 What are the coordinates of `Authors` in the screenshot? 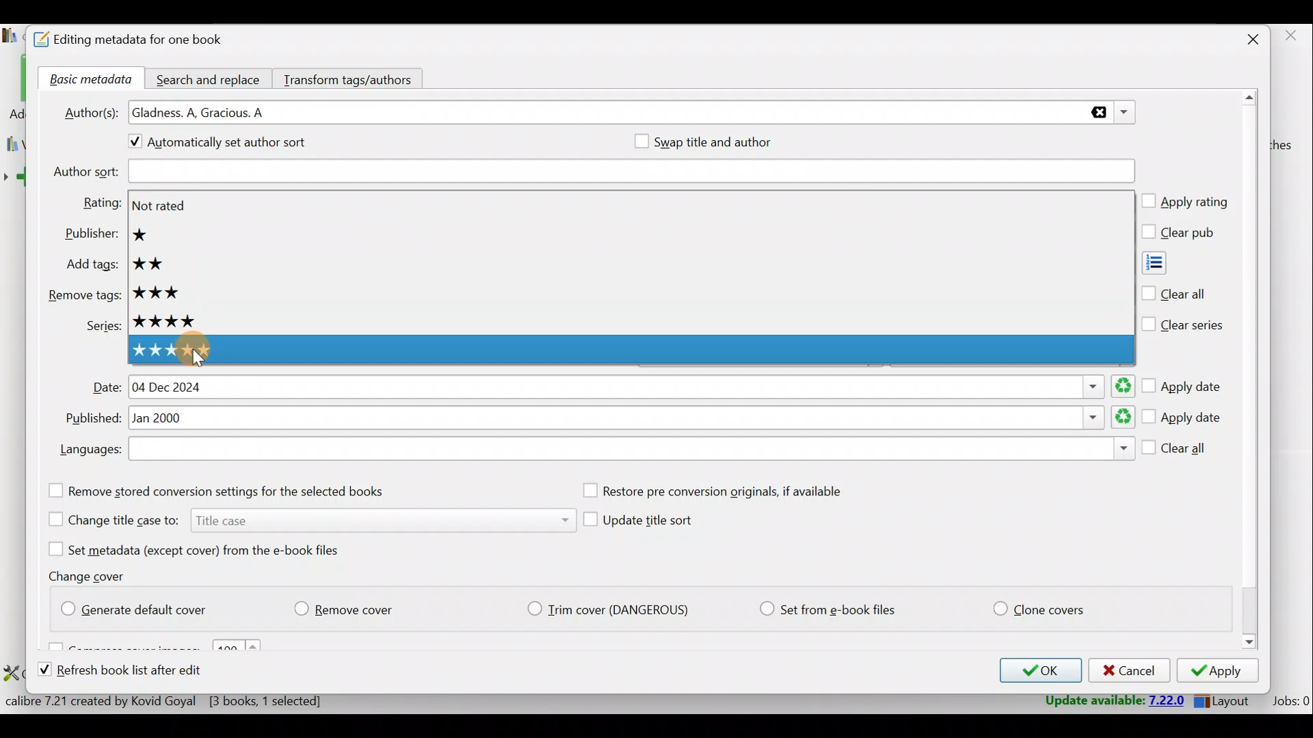 It's located at (633, 113).